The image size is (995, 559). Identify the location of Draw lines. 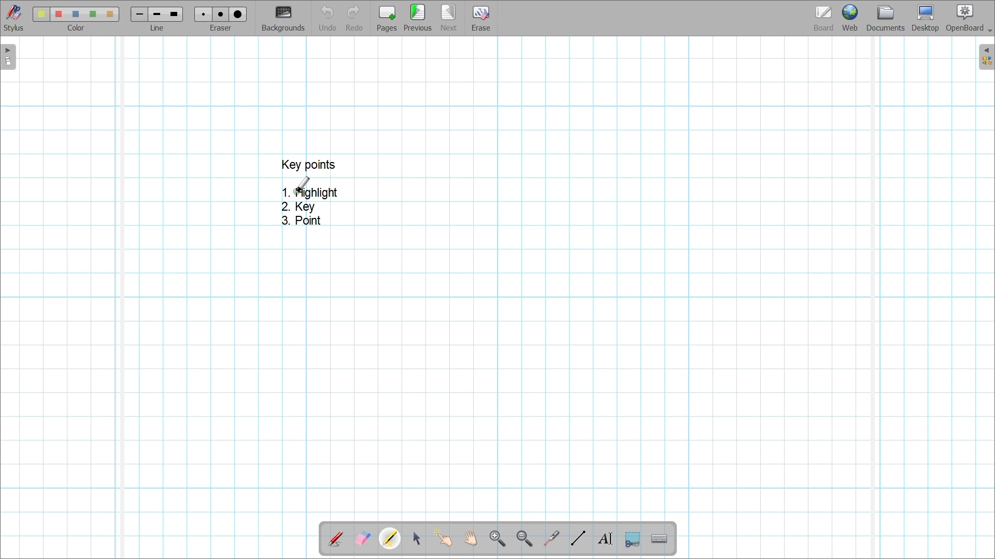
(578, 538).